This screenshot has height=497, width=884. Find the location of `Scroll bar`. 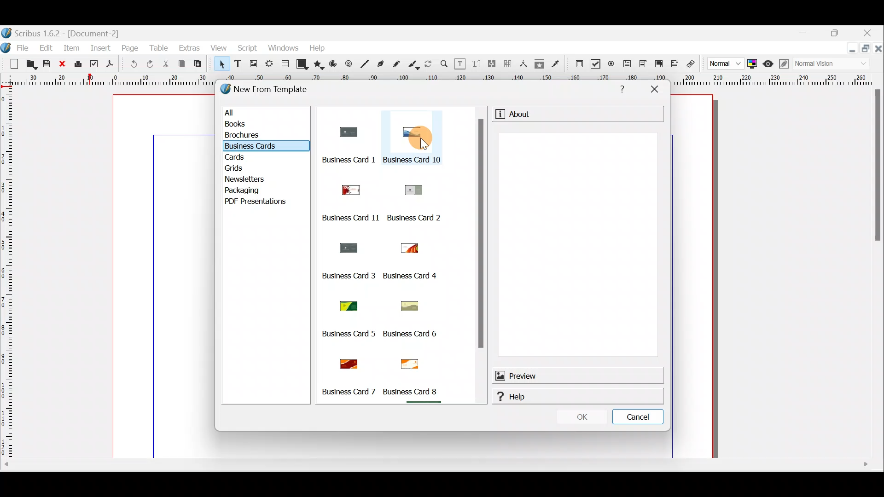

Scroll bar is located at coordinates (481, 260).